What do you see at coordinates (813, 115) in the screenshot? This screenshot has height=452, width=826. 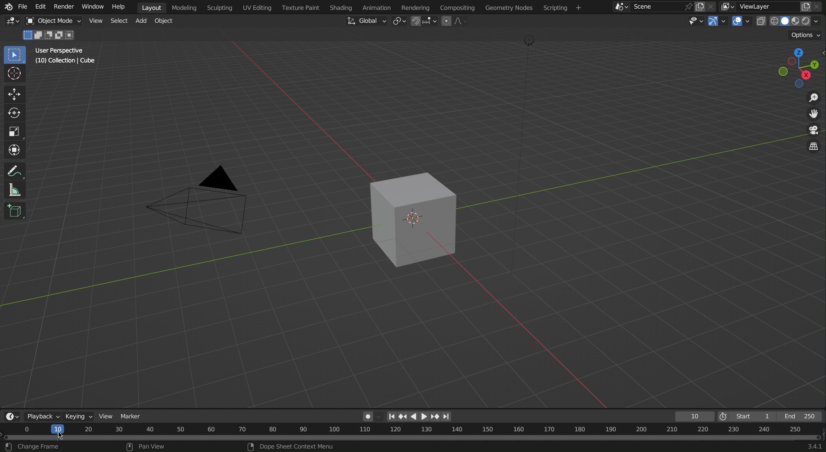 I see `Move View` at bounding box center [813, 115].